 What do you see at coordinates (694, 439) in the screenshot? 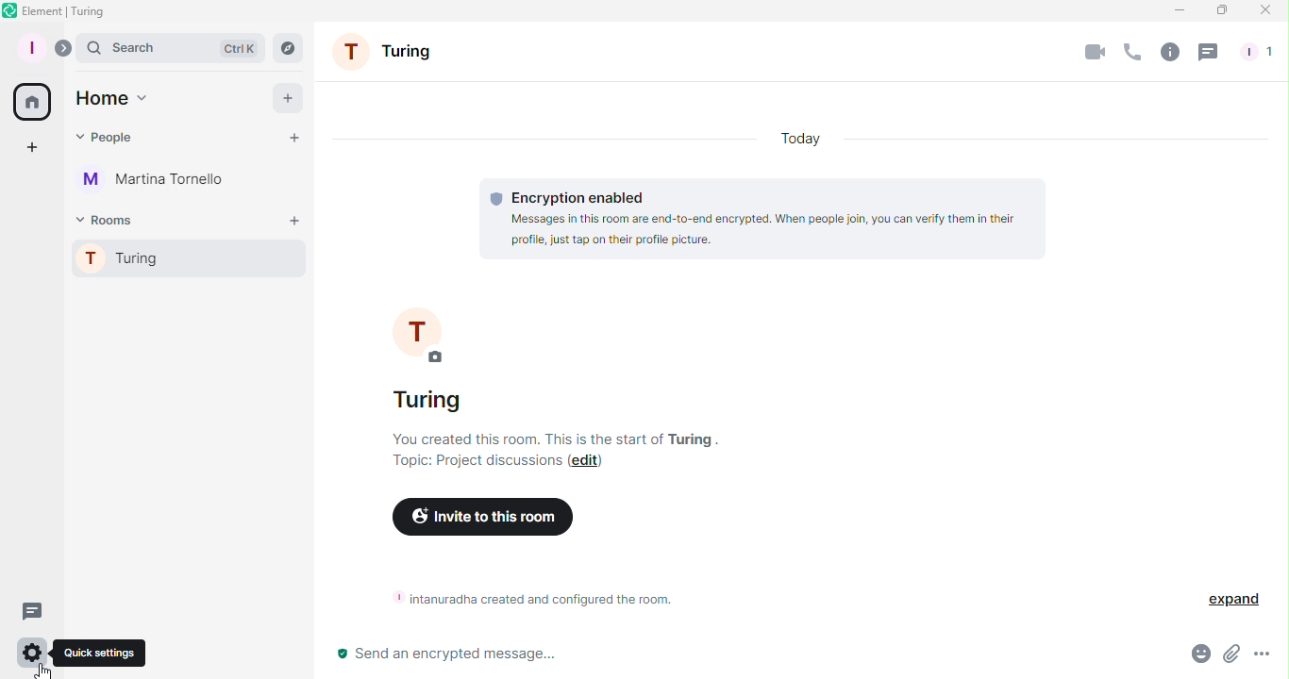
I see `Turing .` at bounding box center [694, 439].